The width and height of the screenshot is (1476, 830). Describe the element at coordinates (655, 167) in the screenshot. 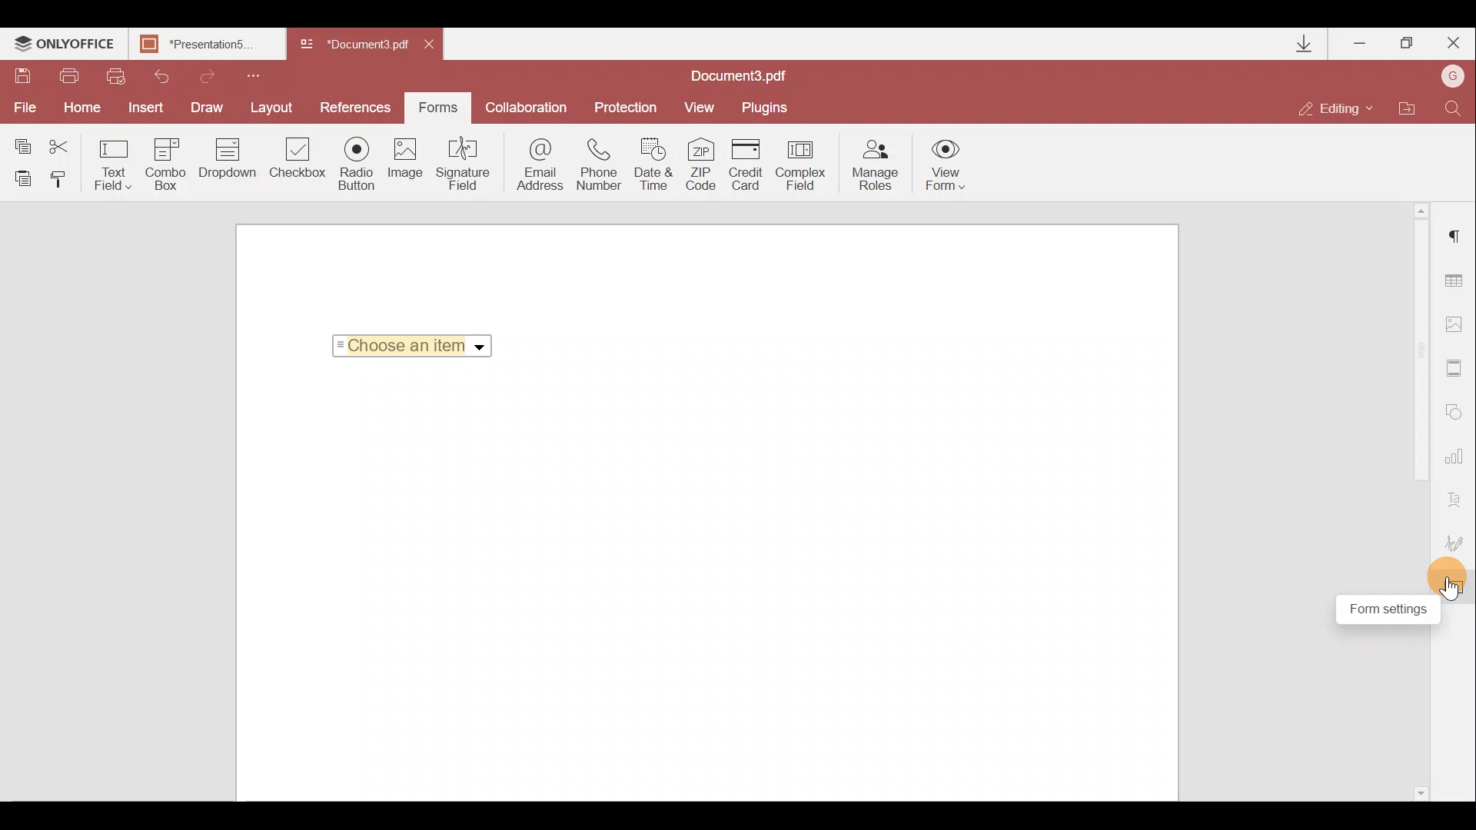

I see `Date & time` at that location.